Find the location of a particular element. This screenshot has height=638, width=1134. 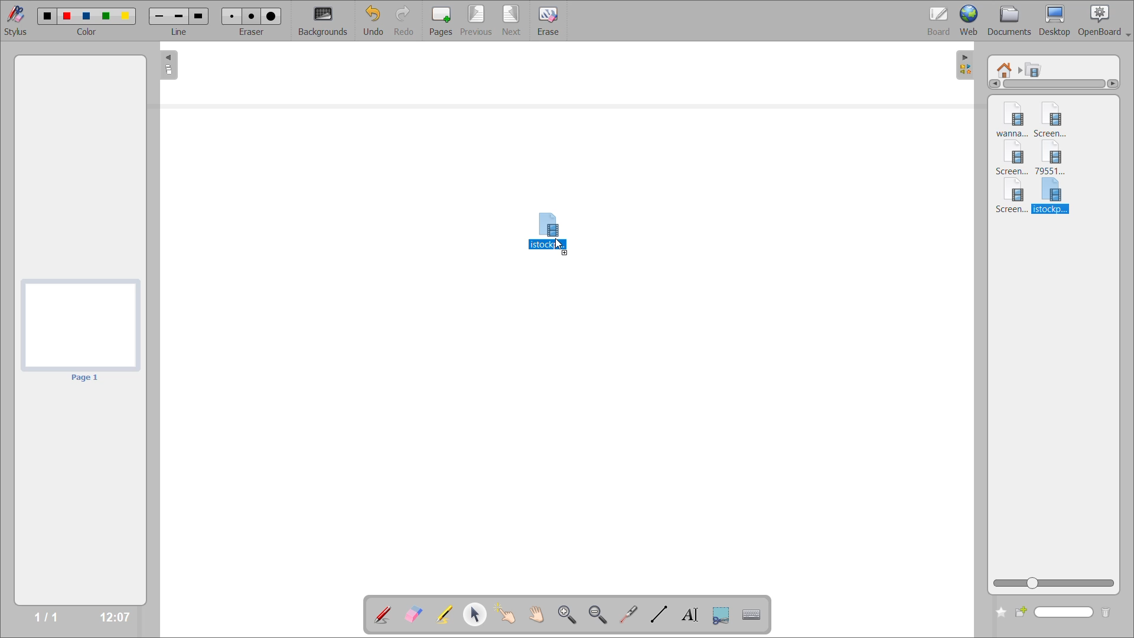

scroll page is located at coordinates (536, 612).